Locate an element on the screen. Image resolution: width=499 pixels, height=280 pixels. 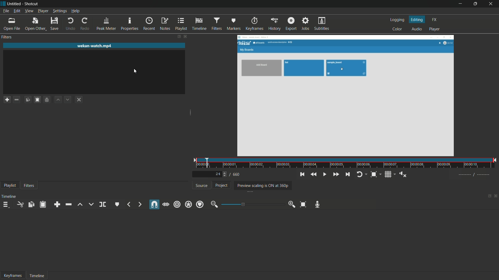
ripple markers is located at coordinates (200, 204).